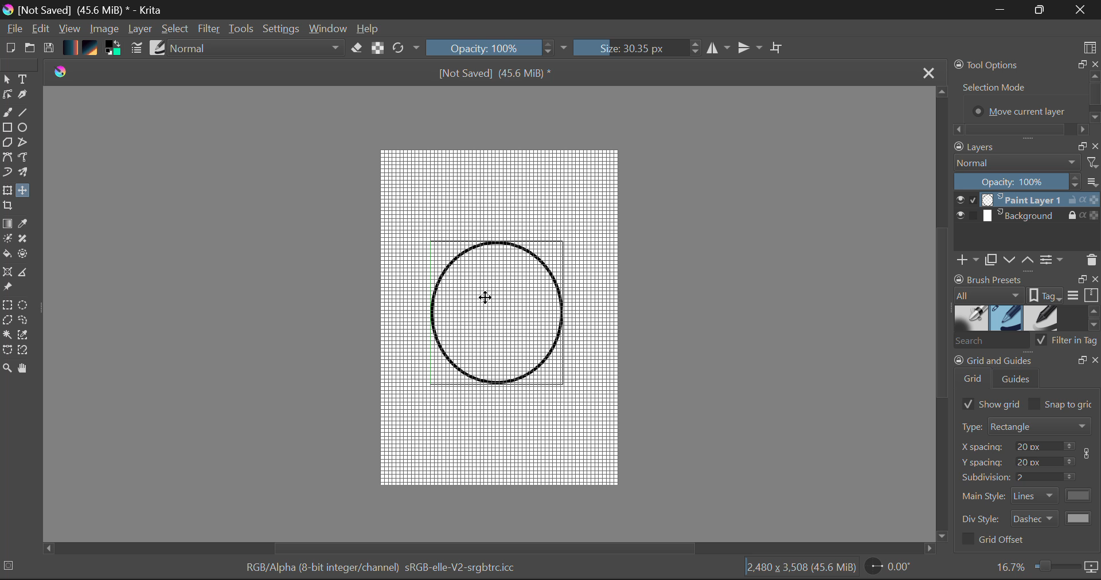 This screenshot has width=1101, height=580. I want to click on Edit Shapes, so click(9, 95).